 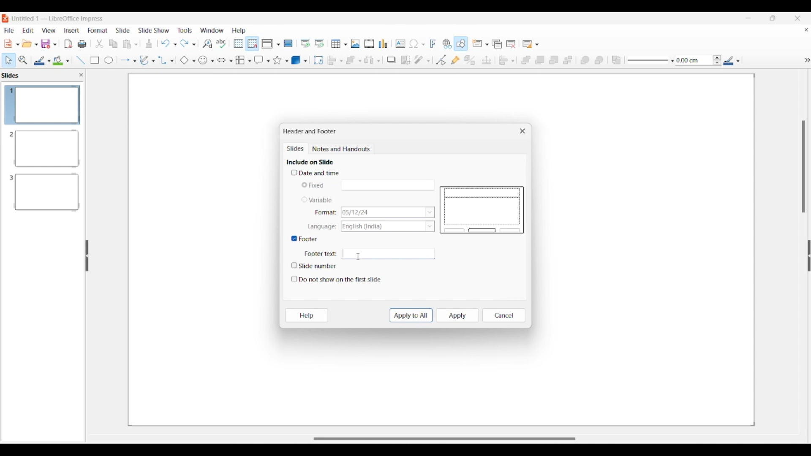 What do you see at coordinates (316, 173) in the screenshot?
I see `Toggle for date and time` at bounding box center [316, 173].